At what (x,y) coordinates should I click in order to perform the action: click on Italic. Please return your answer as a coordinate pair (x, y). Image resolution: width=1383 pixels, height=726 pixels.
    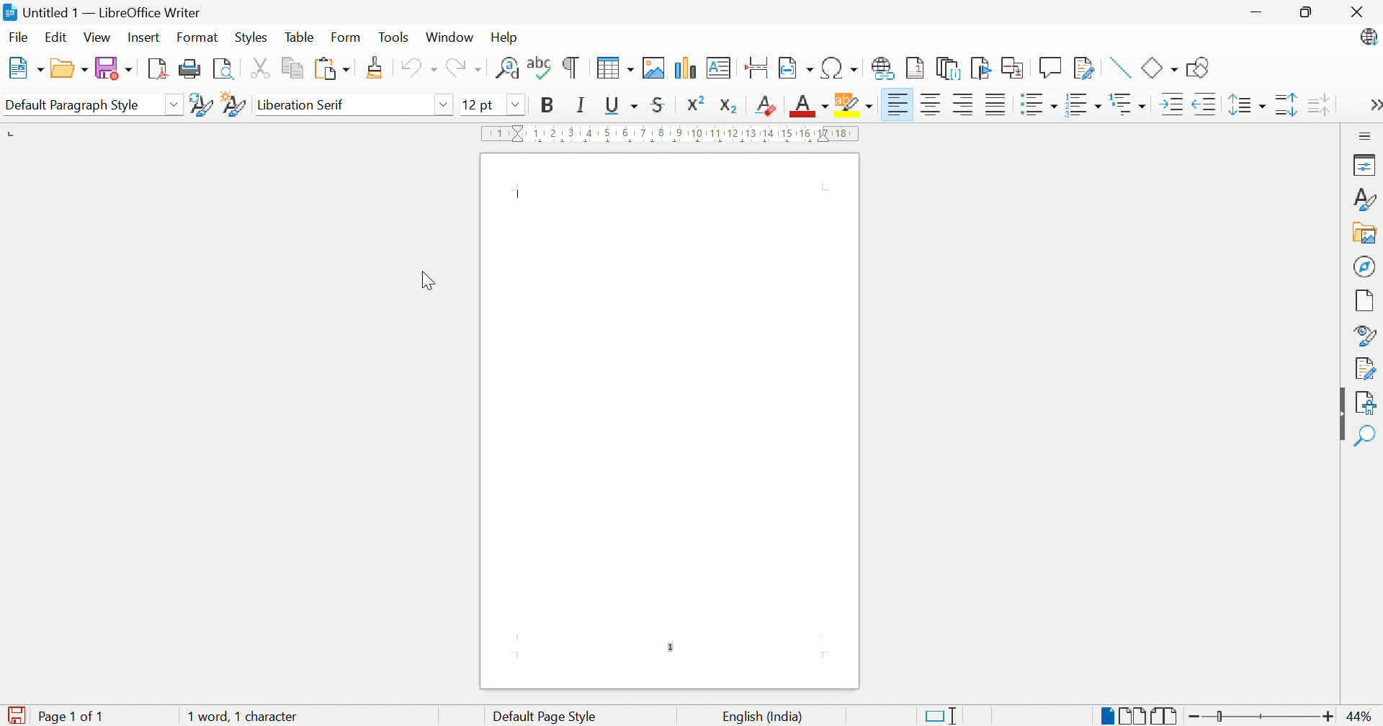
    Looking at the image, I should click on (578, 104).